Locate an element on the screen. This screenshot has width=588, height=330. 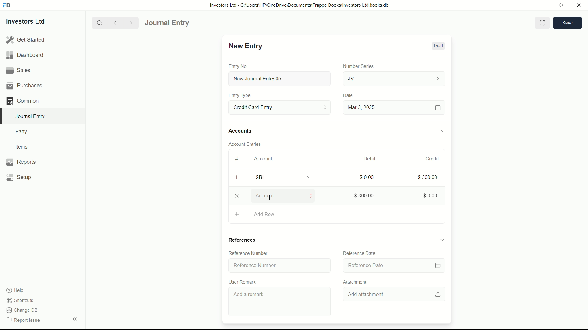
User Remark is located at coordinates (244, 281).